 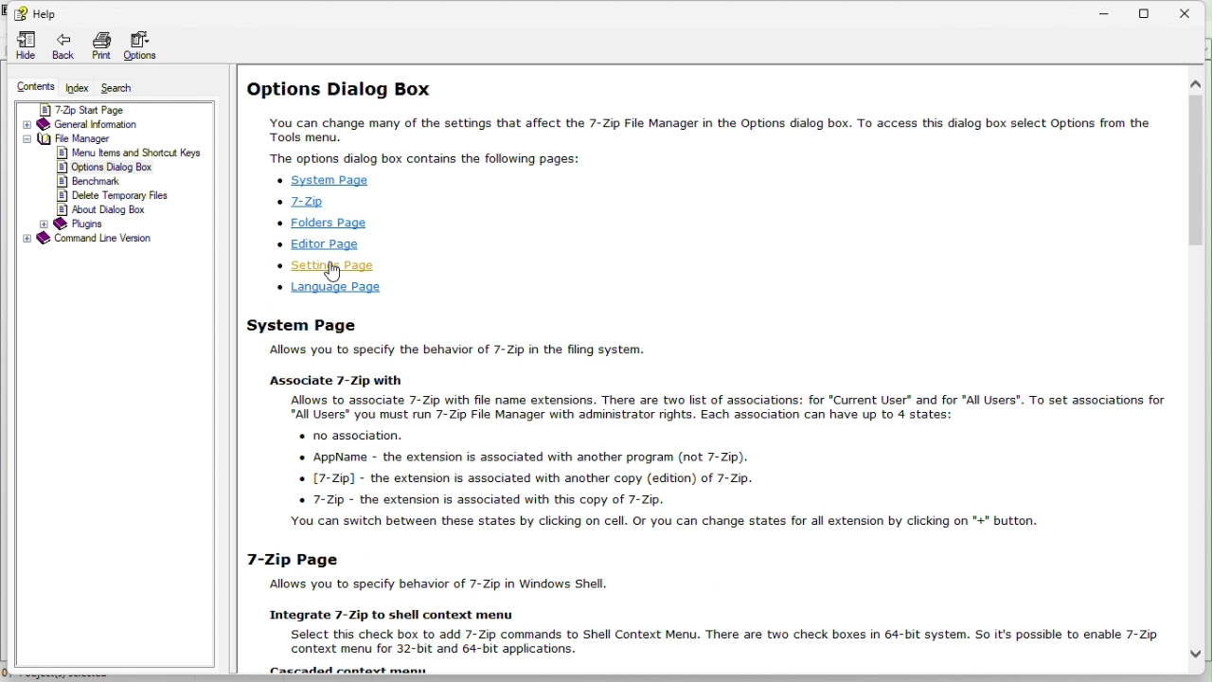 What do you see at coordinates (107, 209) in the screenshot?
I see `about  dialog box` at bounding box center [107, 209].